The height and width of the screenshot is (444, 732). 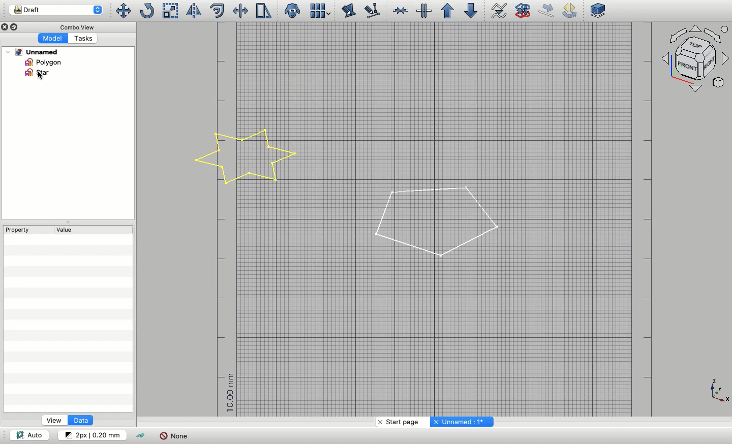 What do you see at coordinates (174, 436) in the screenshot?
I see `None` at bounding box center [174, 436].